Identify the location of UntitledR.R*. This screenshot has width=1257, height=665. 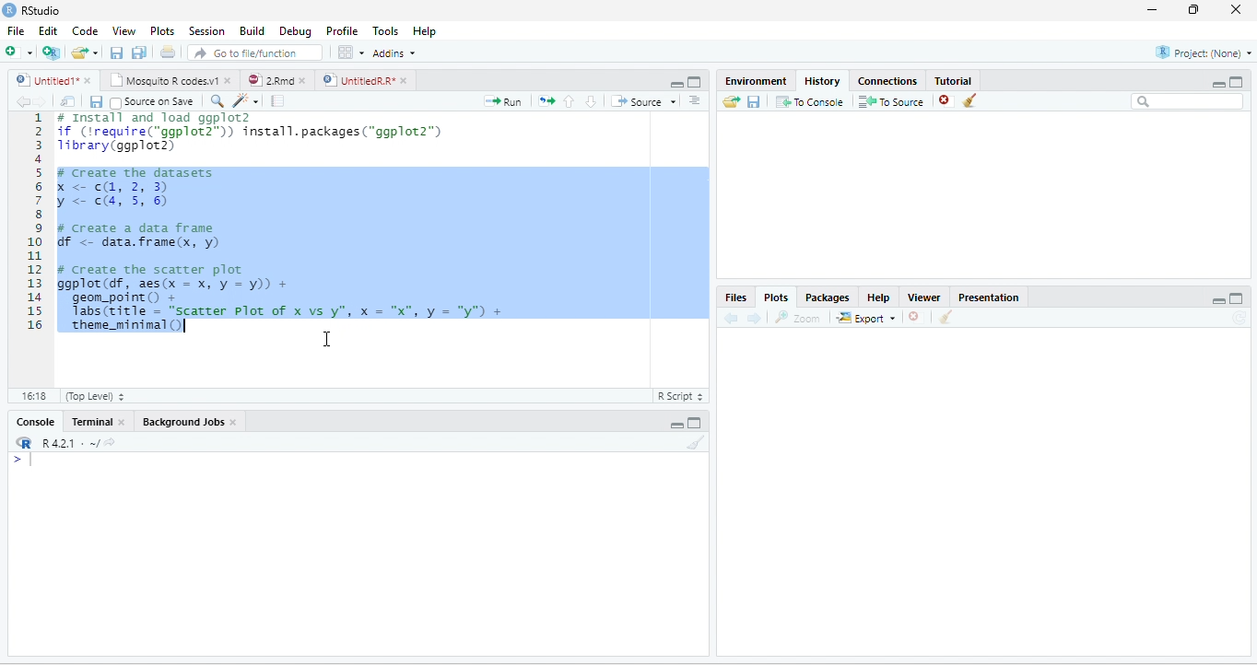
(357, 80).